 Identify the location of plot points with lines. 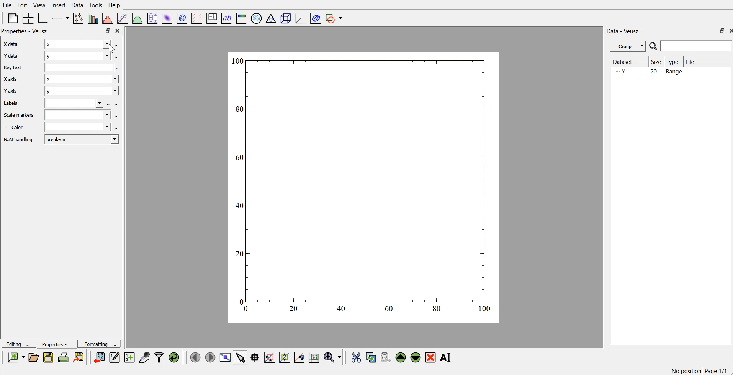
(79, 18).